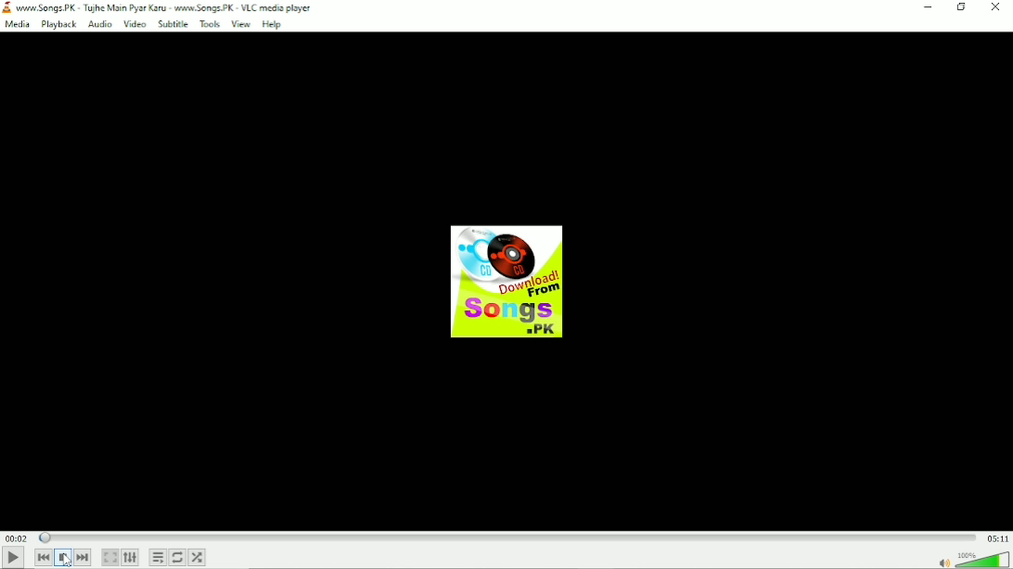 The width and height of the screenshot is (1013, 569). Describe the element at coordinates (131, 557) in the screenshot. I see `Show extended settings` at that location.